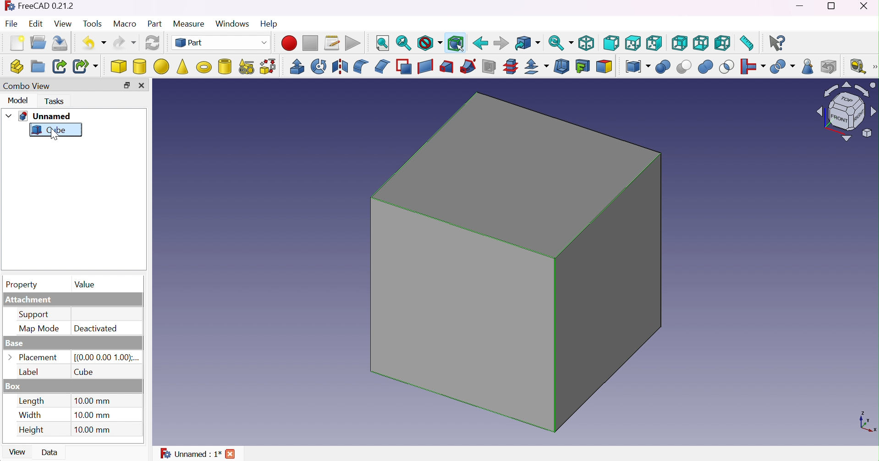 Image resolution: width=879 pixels, height=461 pixels. Describe the element at coordinates (700, 43) in the screenshot. I see `Bottom` at that location.